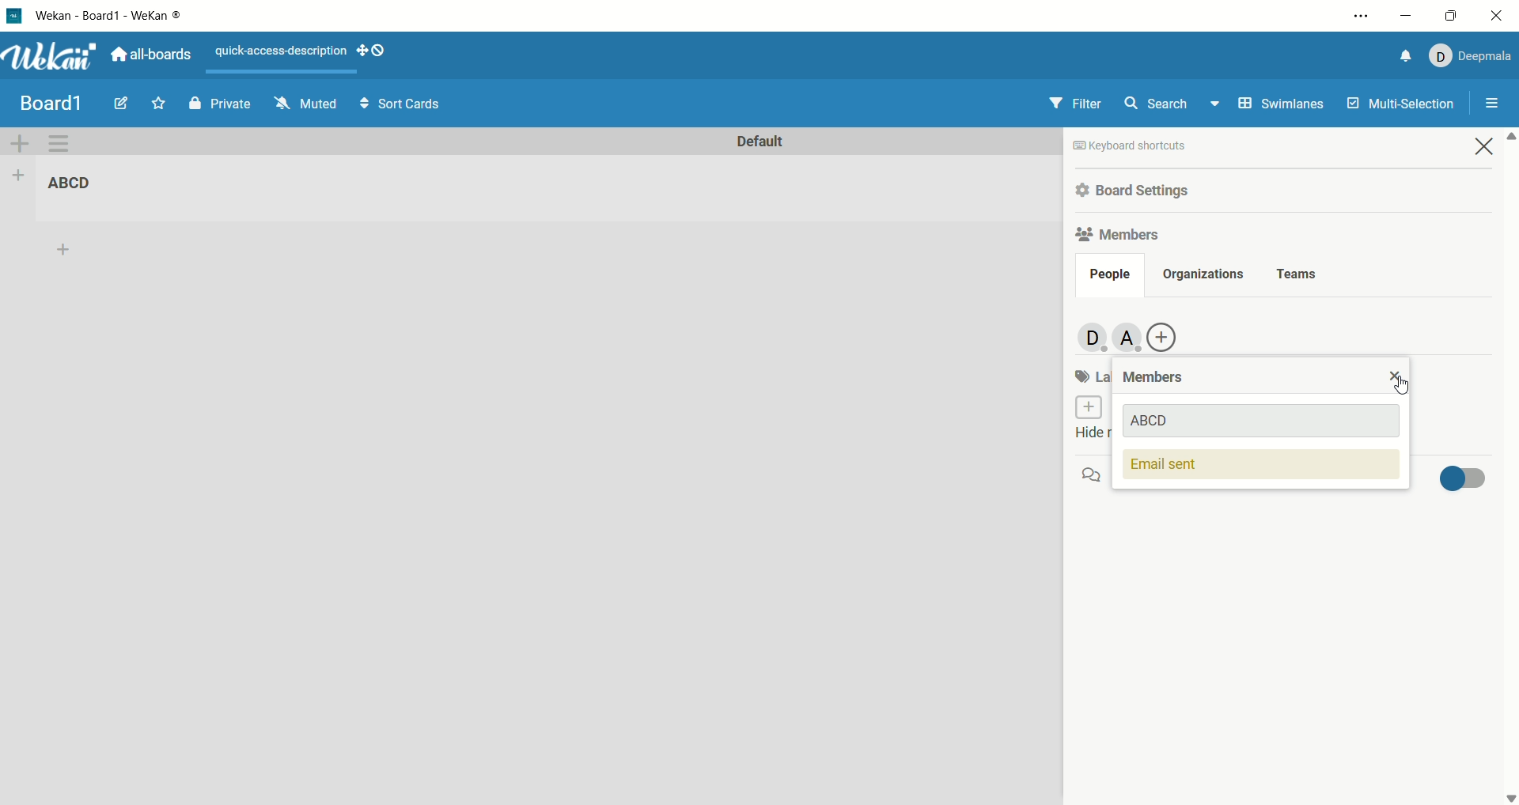  I want to click on edit, so click(121, 103).